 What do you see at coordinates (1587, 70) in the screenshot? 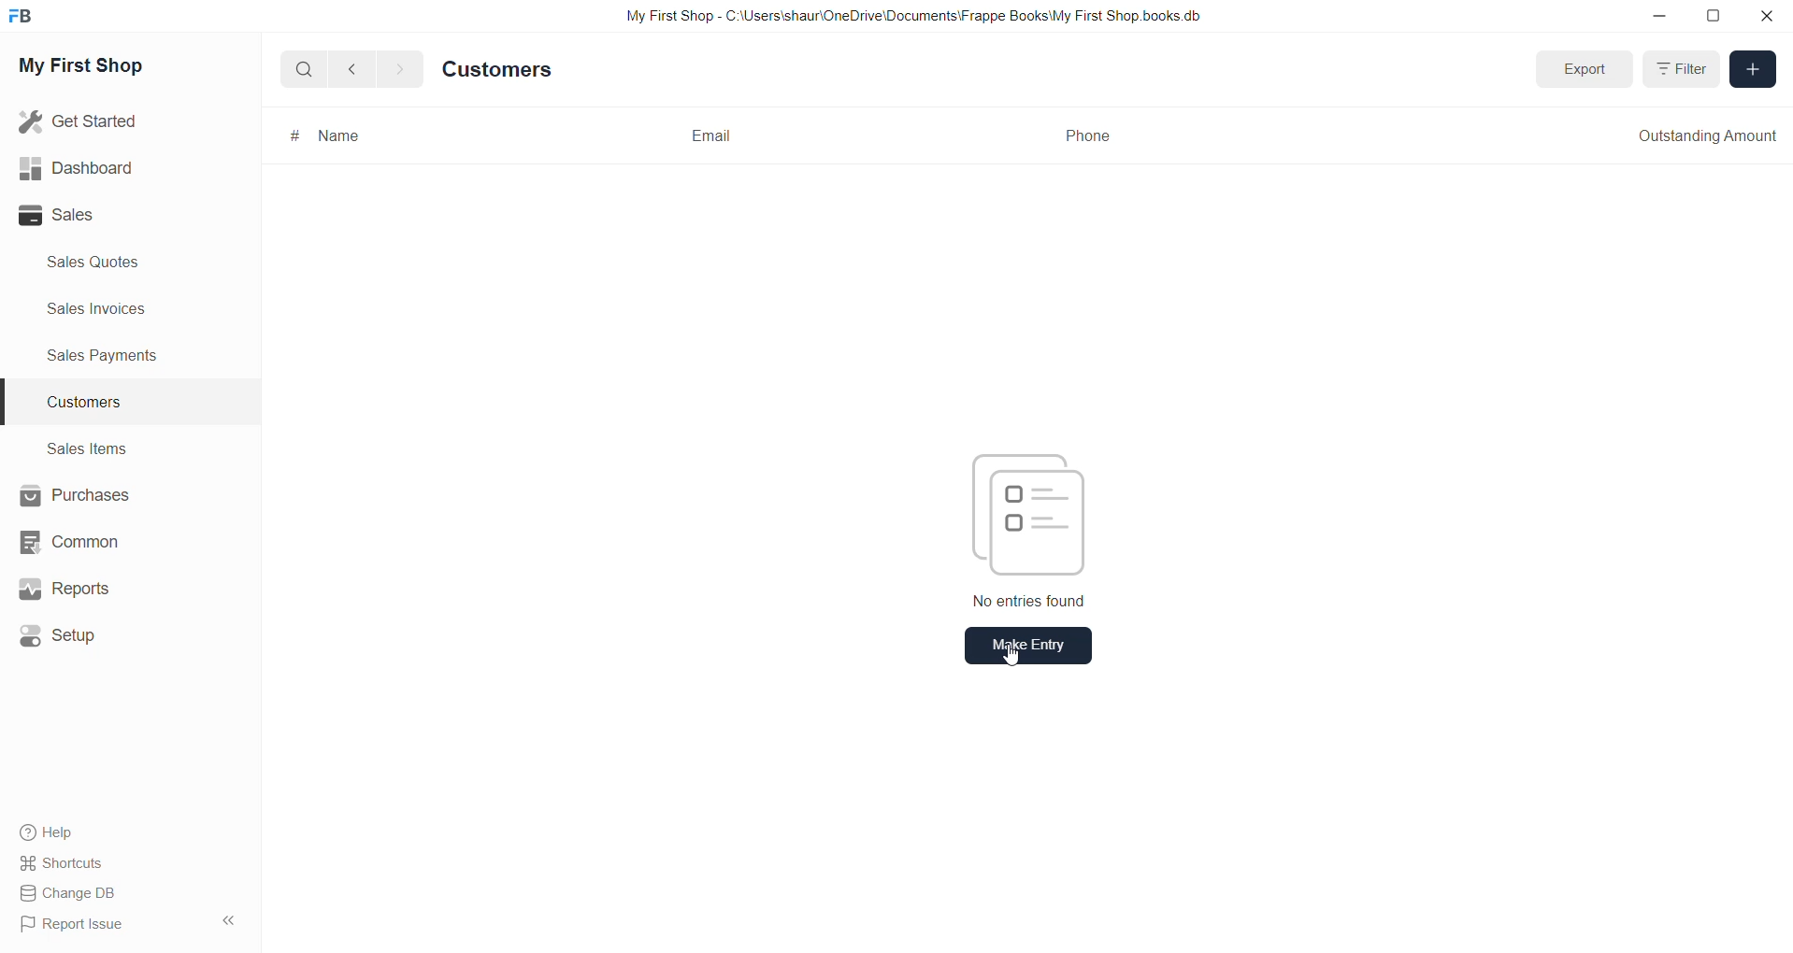
I see `Export` at bounding box center [1587, 70].